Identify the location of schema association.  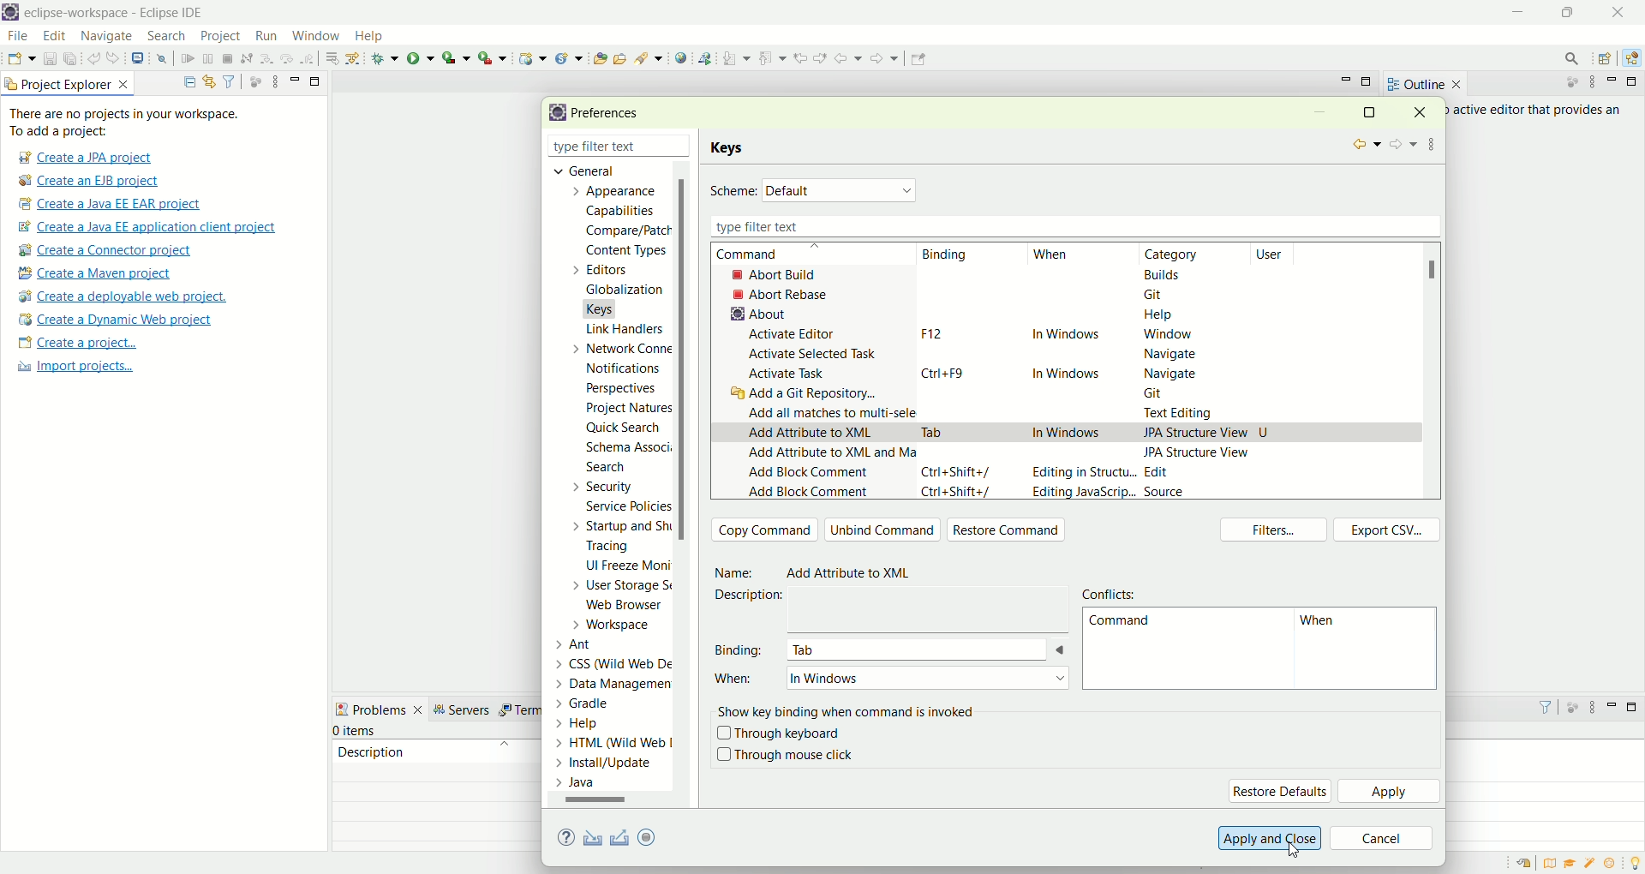
(631, 449).